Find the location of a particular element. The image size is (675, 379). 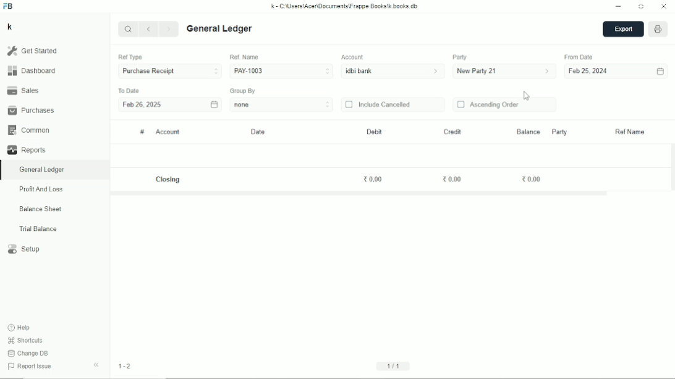

Calendar is located at coordinates (660, 72).